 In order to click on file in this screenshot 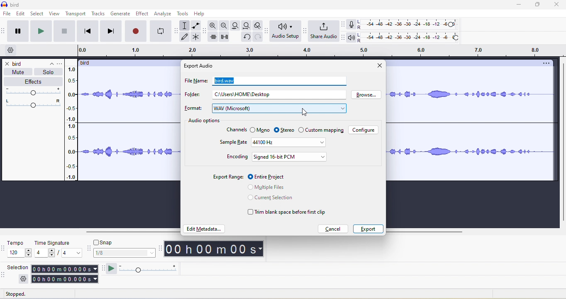, I will do `click(6, 14)`.